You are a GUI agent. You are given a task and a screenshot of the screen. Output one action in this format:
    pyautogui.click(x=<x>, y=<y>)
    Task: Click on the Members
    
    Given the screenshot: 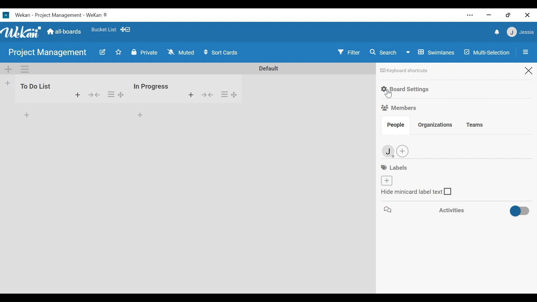 What is the action you would take?
    pyautogui.click(x=399, y=107)
    